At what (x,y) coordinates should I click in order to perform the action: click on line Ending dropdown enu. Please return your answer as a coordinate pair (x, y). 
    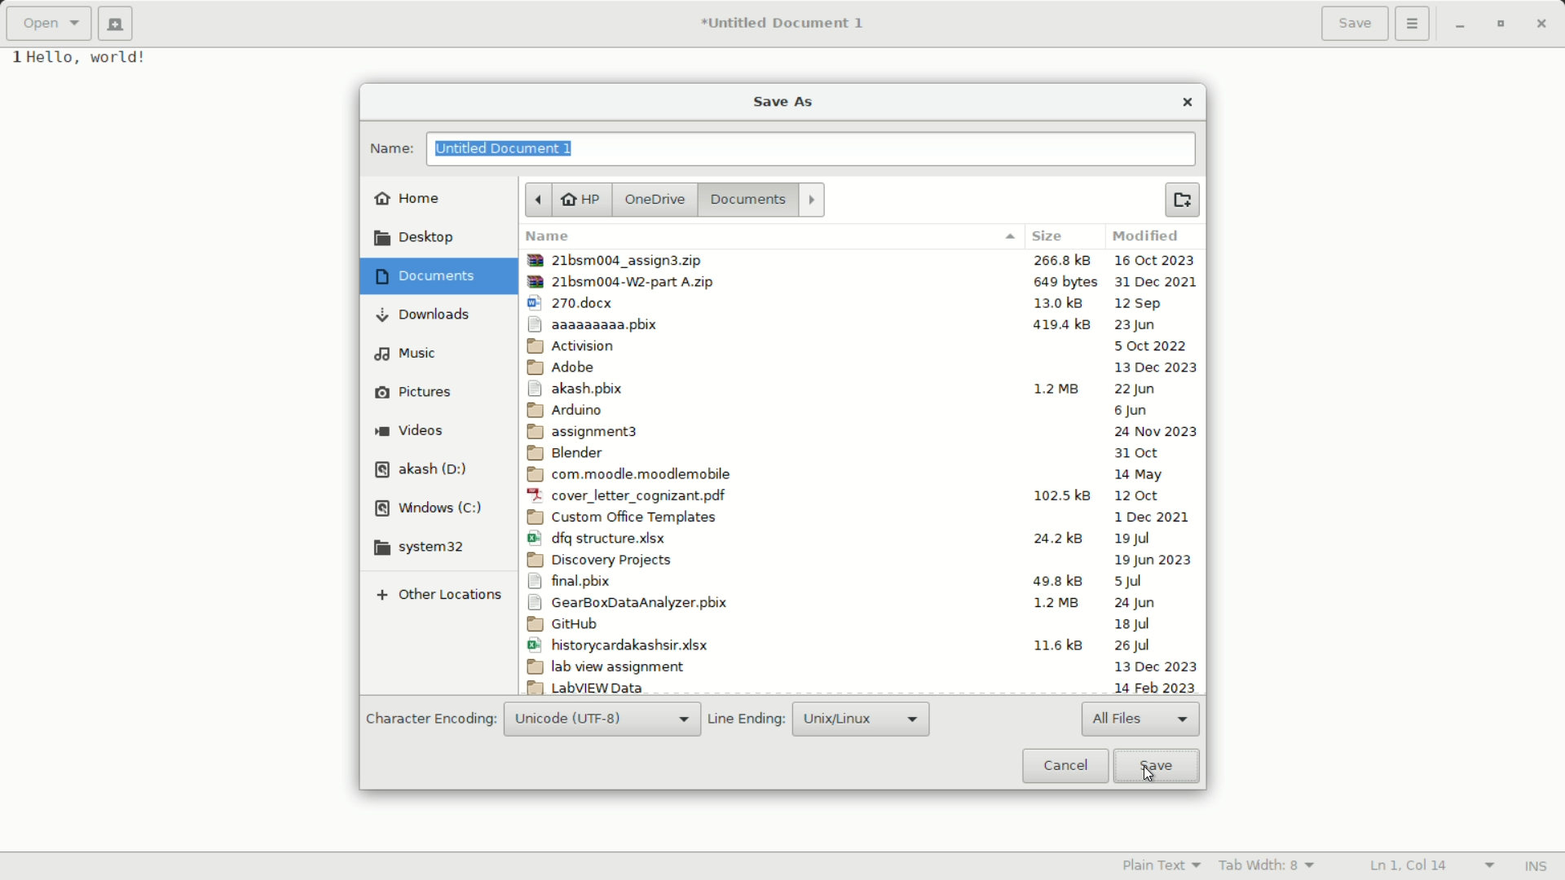
    Looking at the image, I should click on (858, 718).